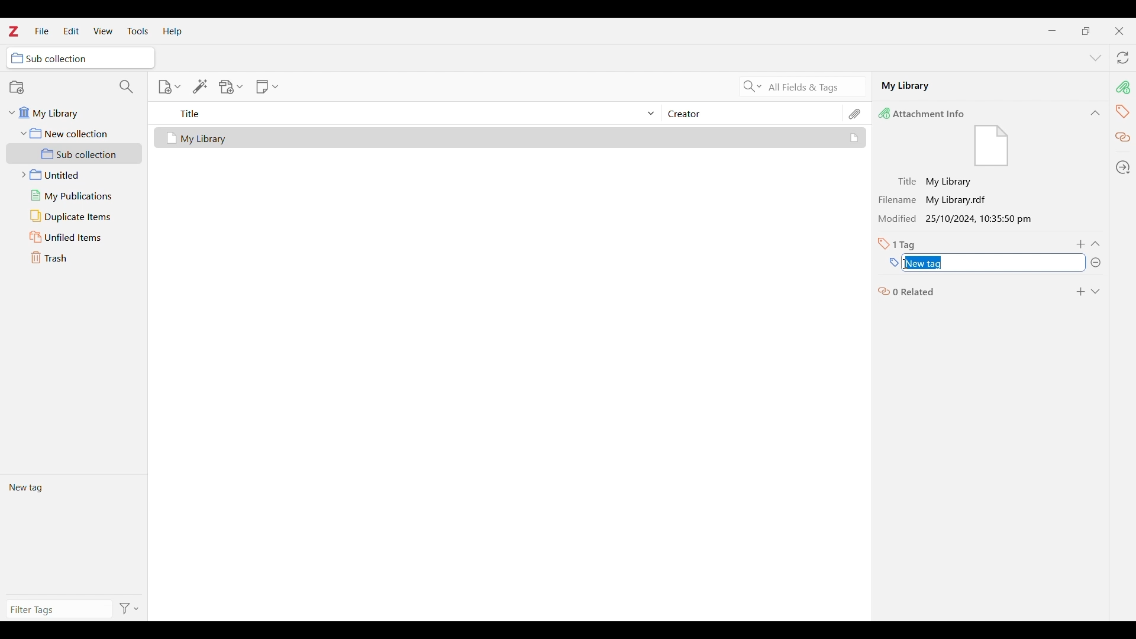 Image resolution: width=1136 pixels, height=639 pixels. Describe the element at coordinates (936, 182) in the screenshot. I see `Title: My Library` at that location.